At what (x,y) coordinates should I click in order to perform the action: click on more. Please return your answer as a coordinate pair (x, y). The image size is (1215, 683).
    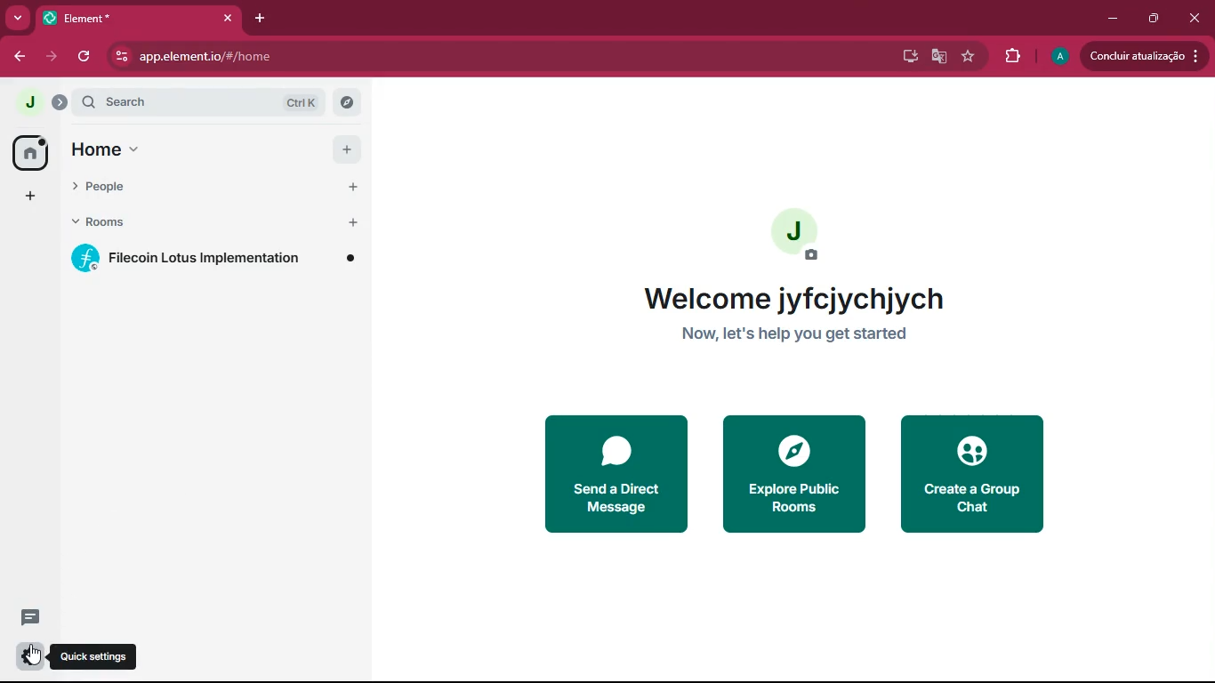
    Looking at the image, I should click on (20, 17).